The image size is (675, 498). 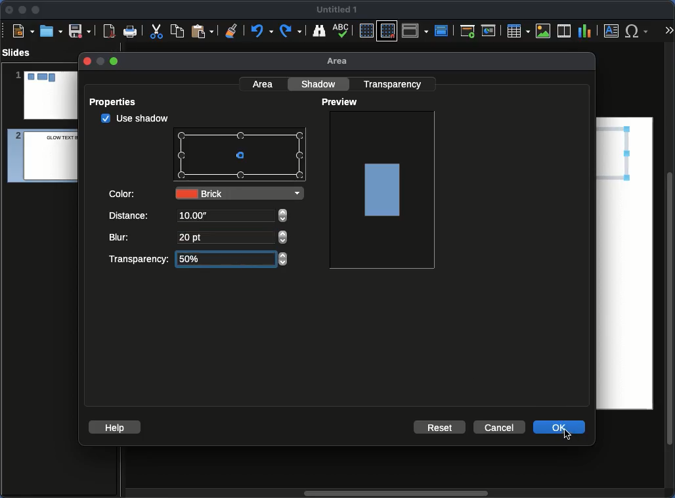 I want to click on cursor, so click(x=569, y=436).